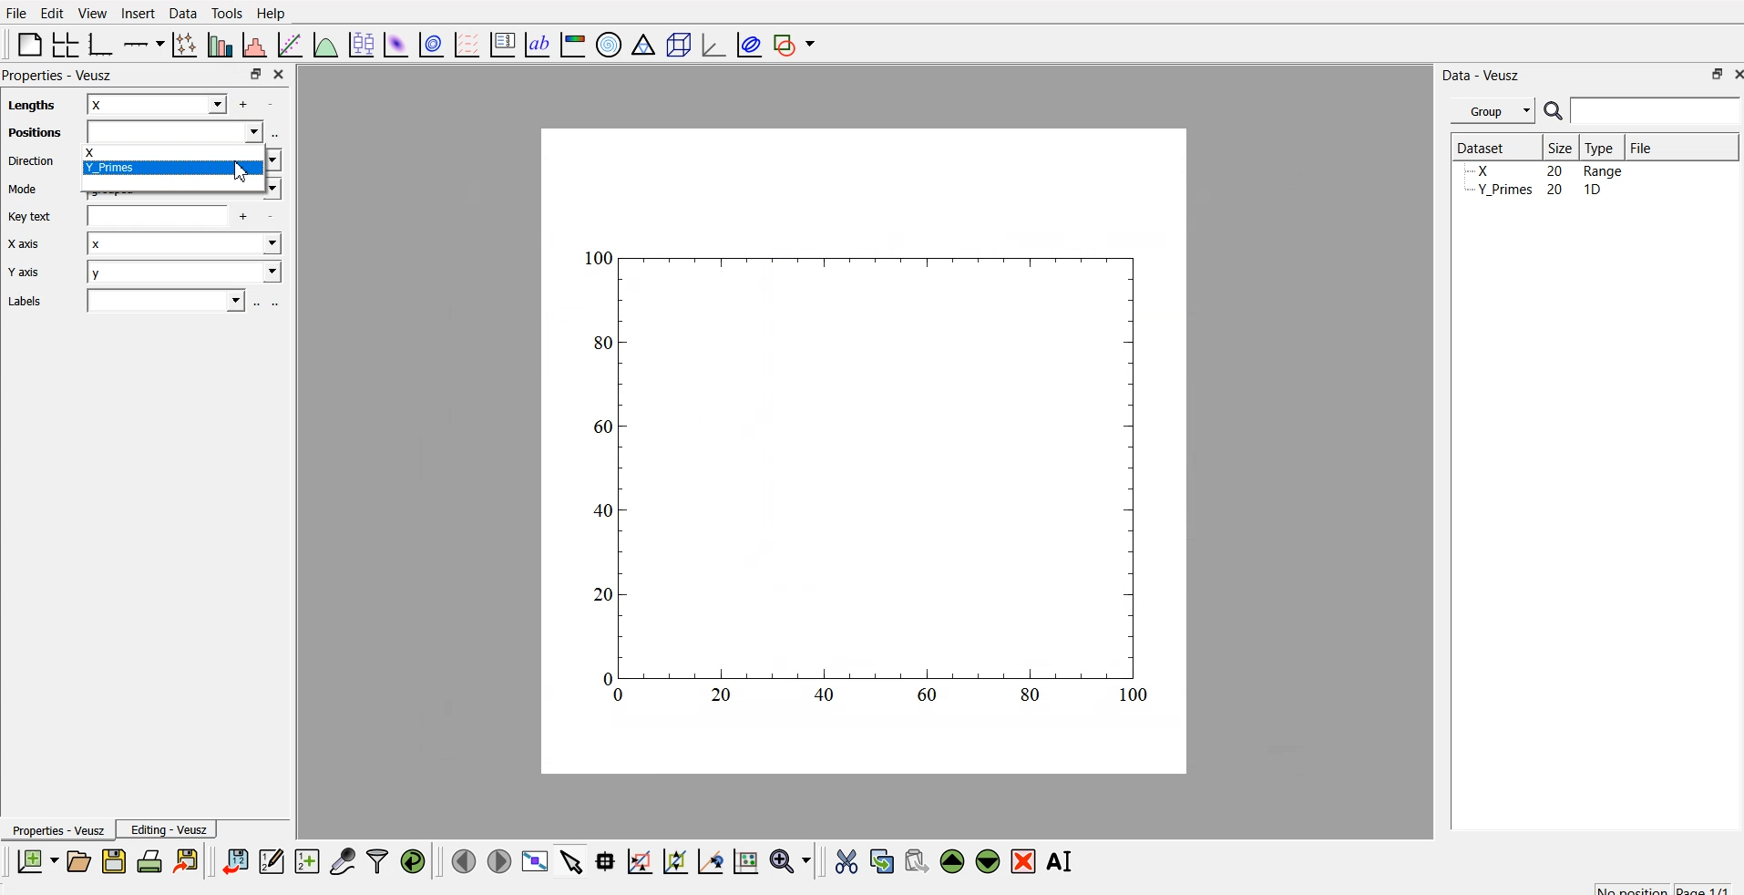 The image size is (1744, 895). What do you see at coordinates (77, 860) in the screenshot?
I see `open a document` at bounding box center [77, 860].